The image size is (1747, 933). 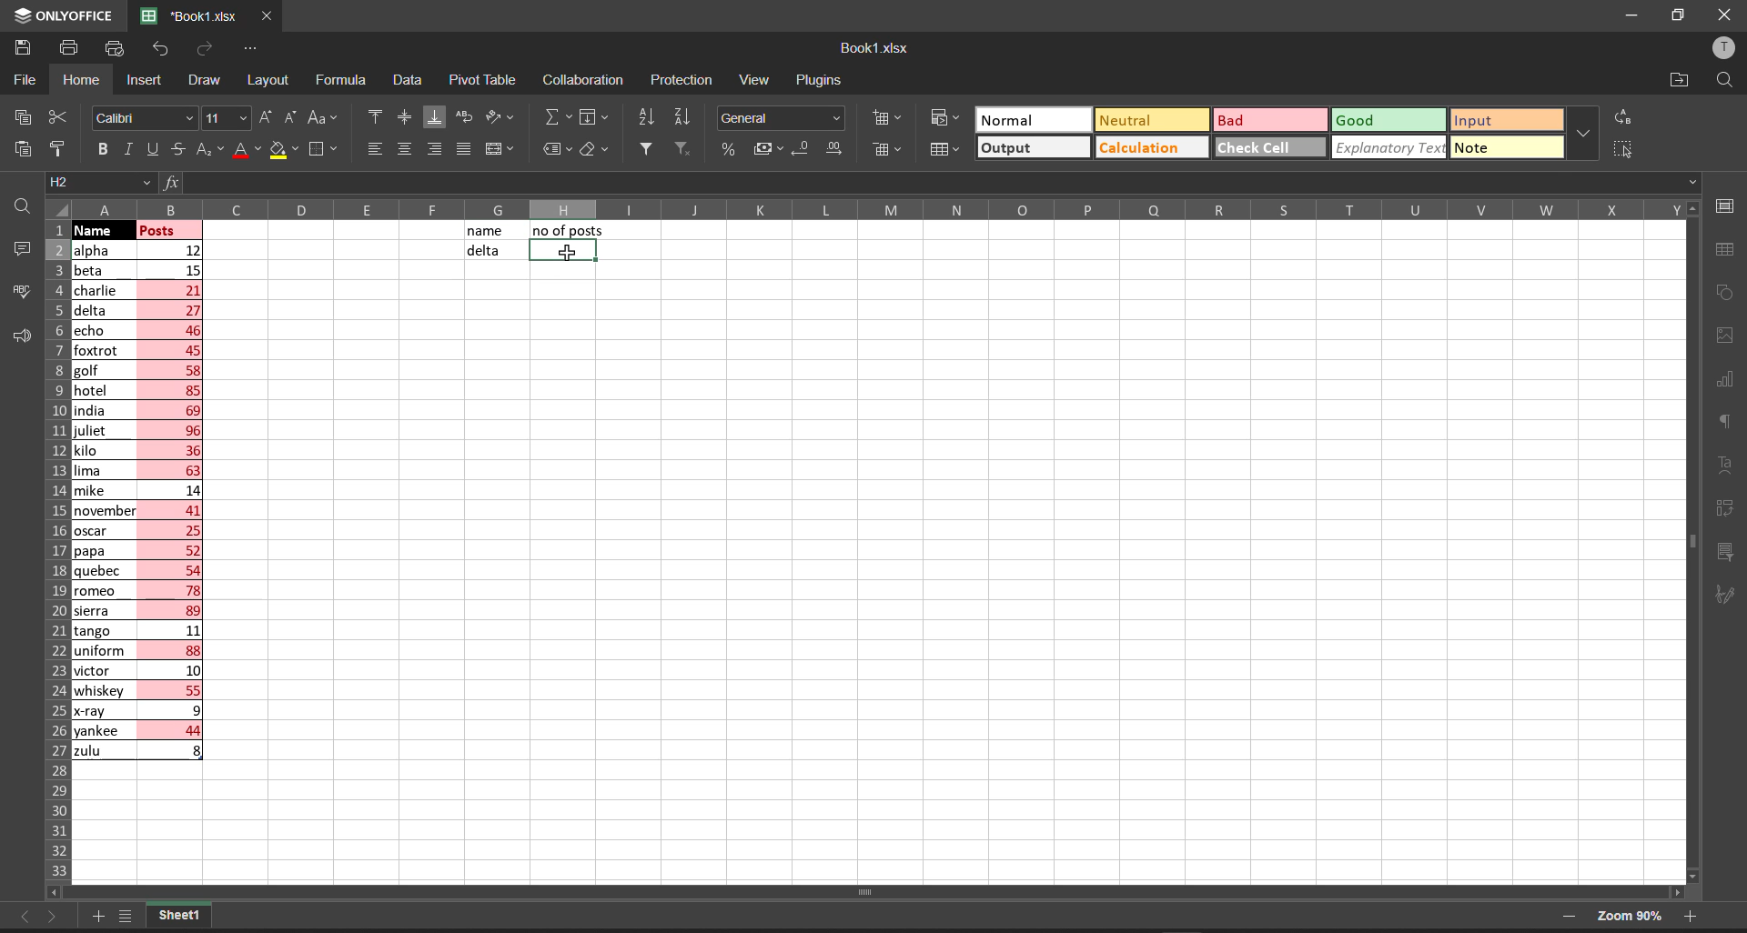 What do you see at coordinates (101, 914) in the screenshot?
I see `add new tab` at bounding box center [101, 914].